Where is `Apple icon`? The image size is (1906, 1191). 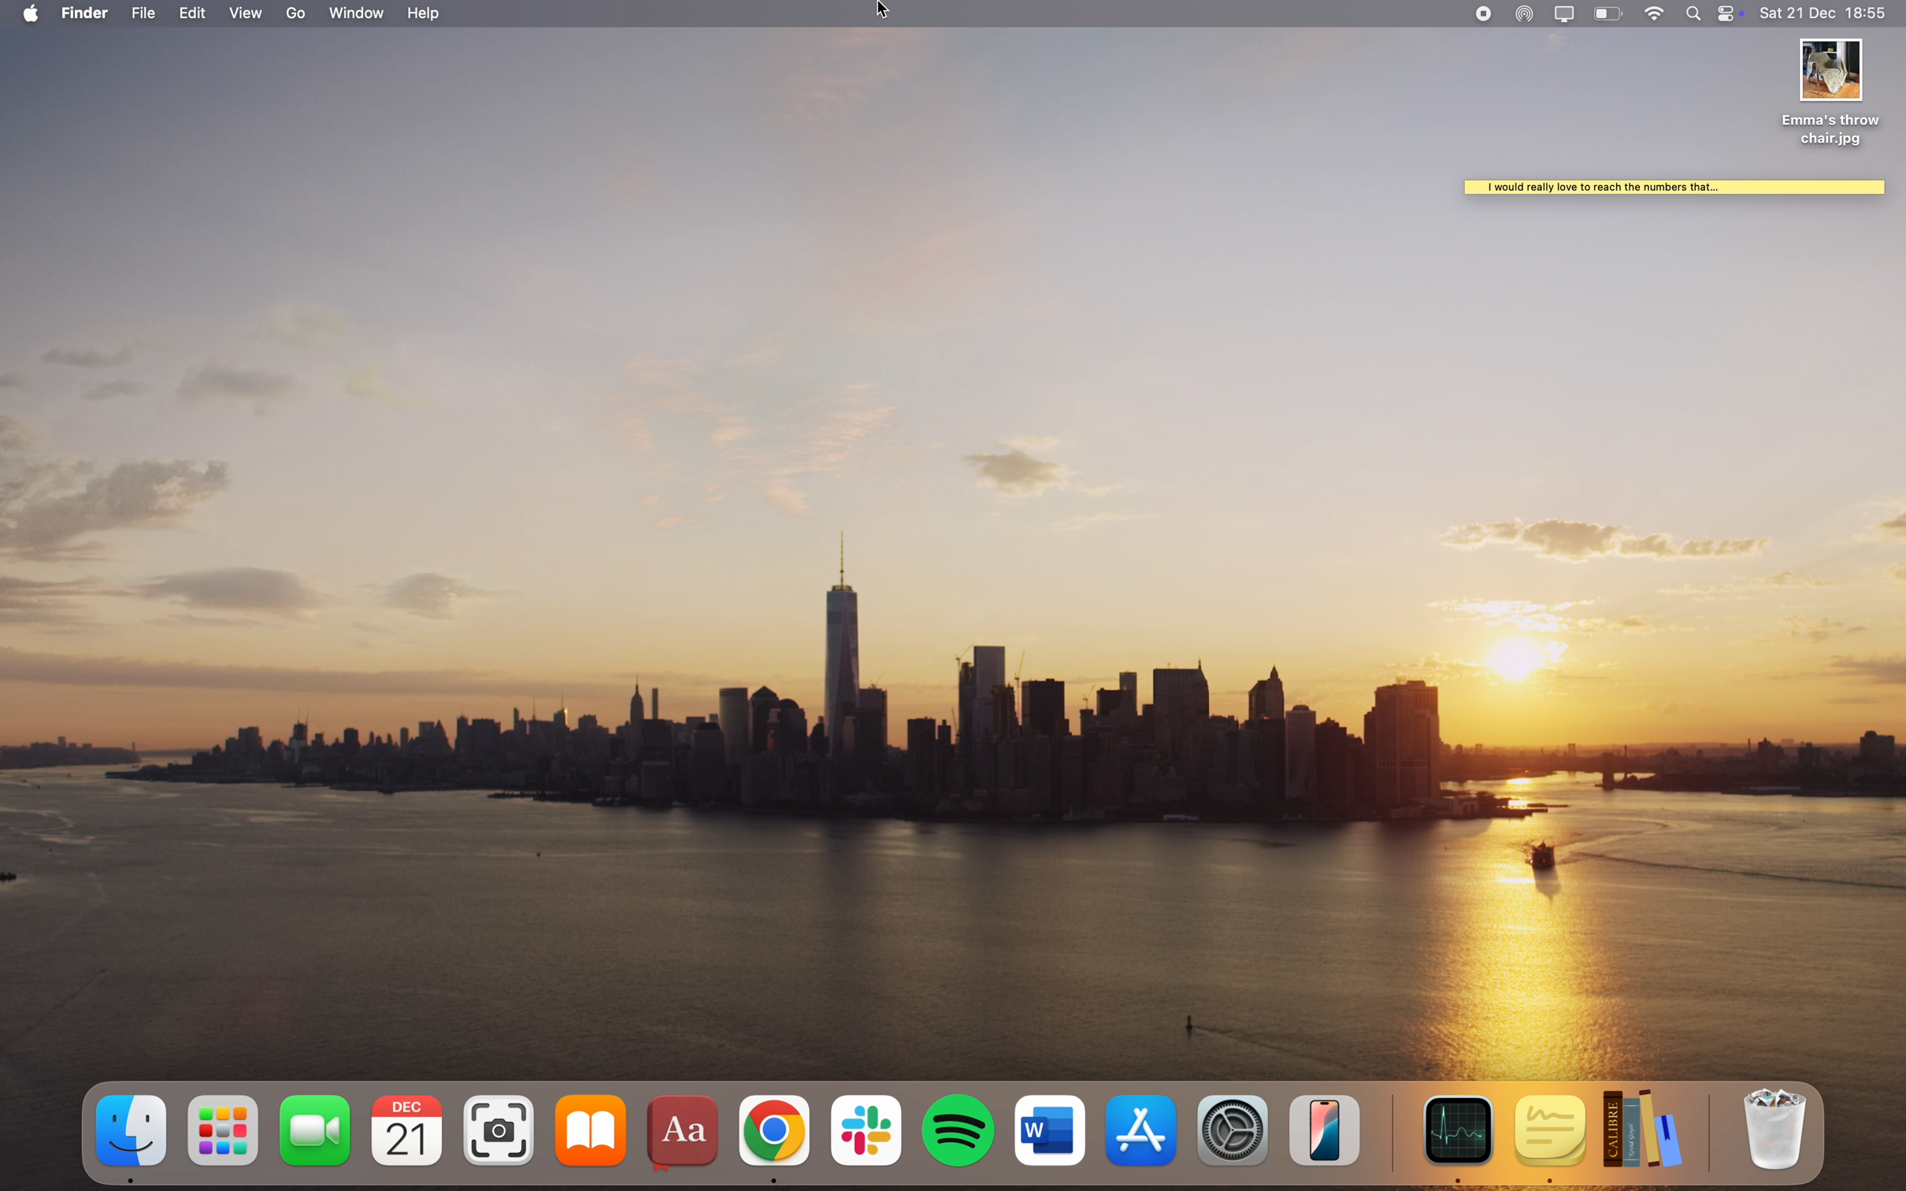 Apple icon is located at coordinates (26, 12).